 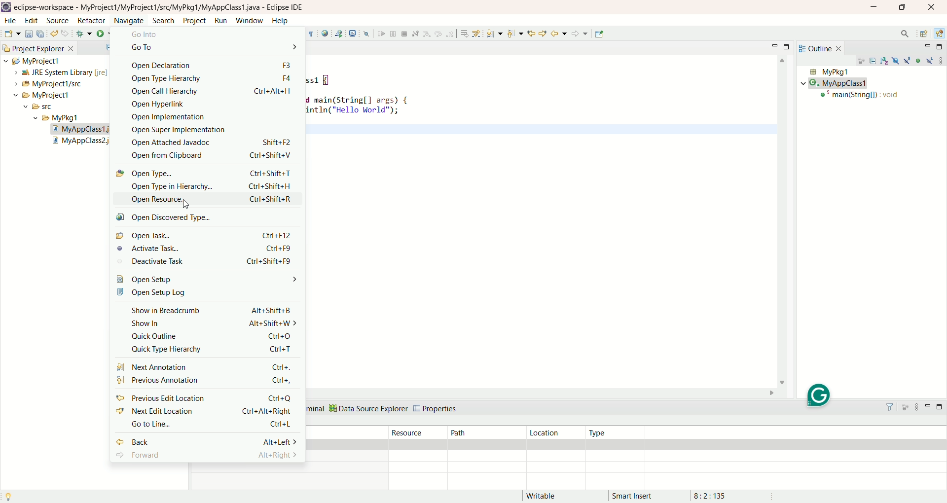 What do you see at coordinates (83, 143) in the screenshot?
I see `MyAppClass2.j` at bounding box center [83, 143].